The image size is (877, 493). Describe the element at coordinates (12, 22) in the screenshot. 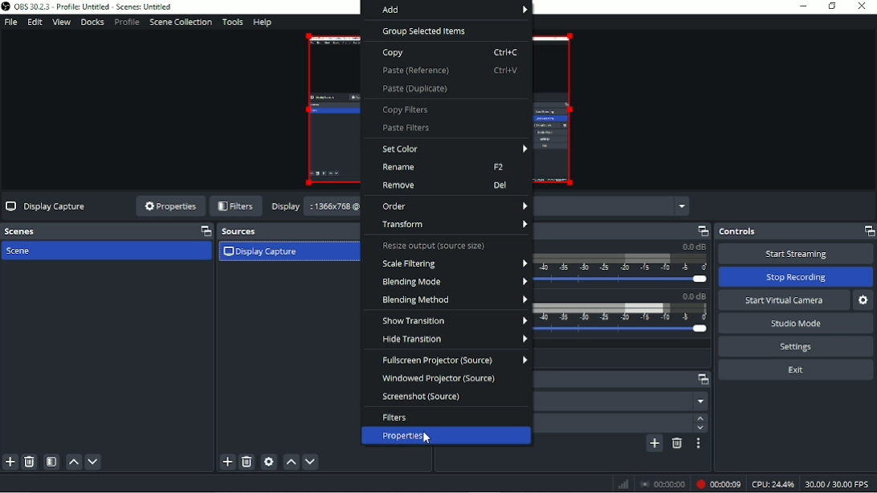

I see `File` at that location.